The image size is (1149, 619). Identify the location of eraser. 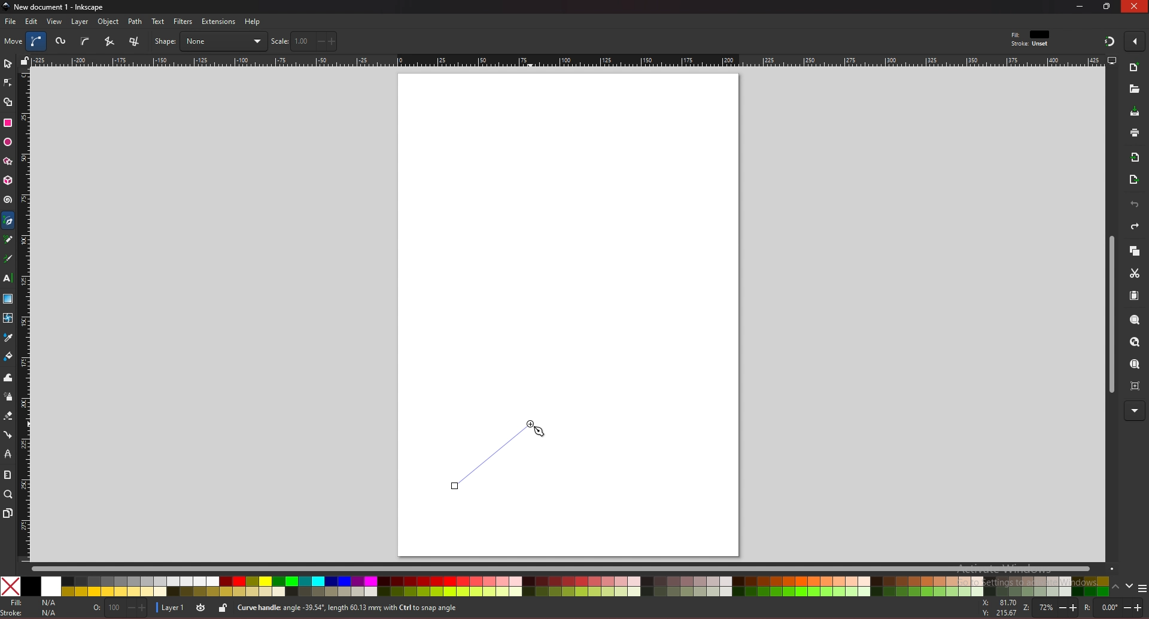
(8, 416).